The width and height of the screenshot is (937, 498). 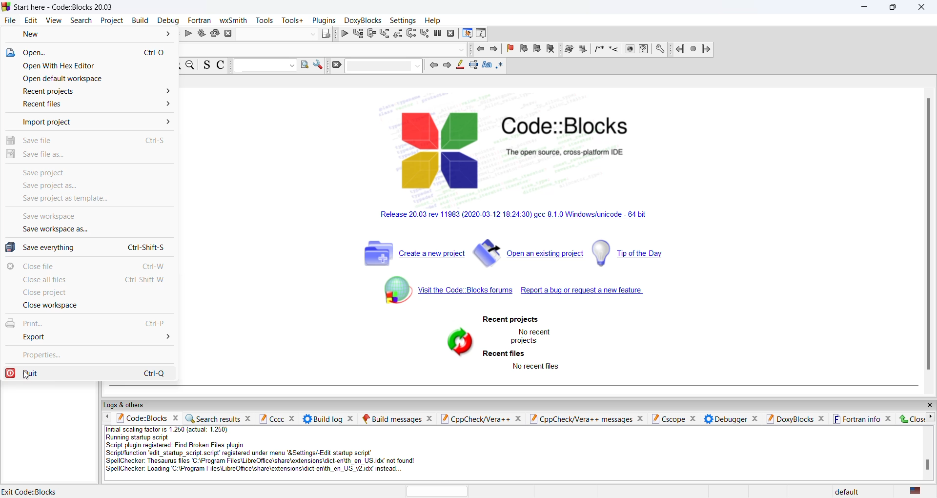 What do you see at coordinates (12, 373) in the screenshot?
I see `quit icon` at bounding box center [12, 373].